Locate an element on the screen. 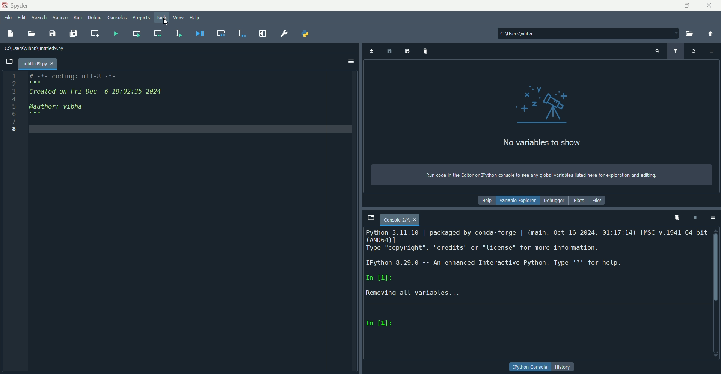 This screenshot has height=374, width=721. source is located at coordinates (60, 18).